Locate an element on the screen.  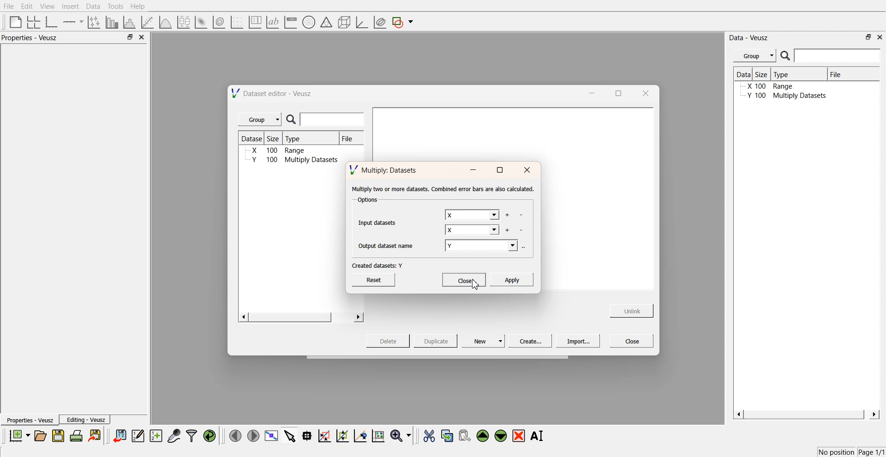
Help is located at coordinates (141, 7).